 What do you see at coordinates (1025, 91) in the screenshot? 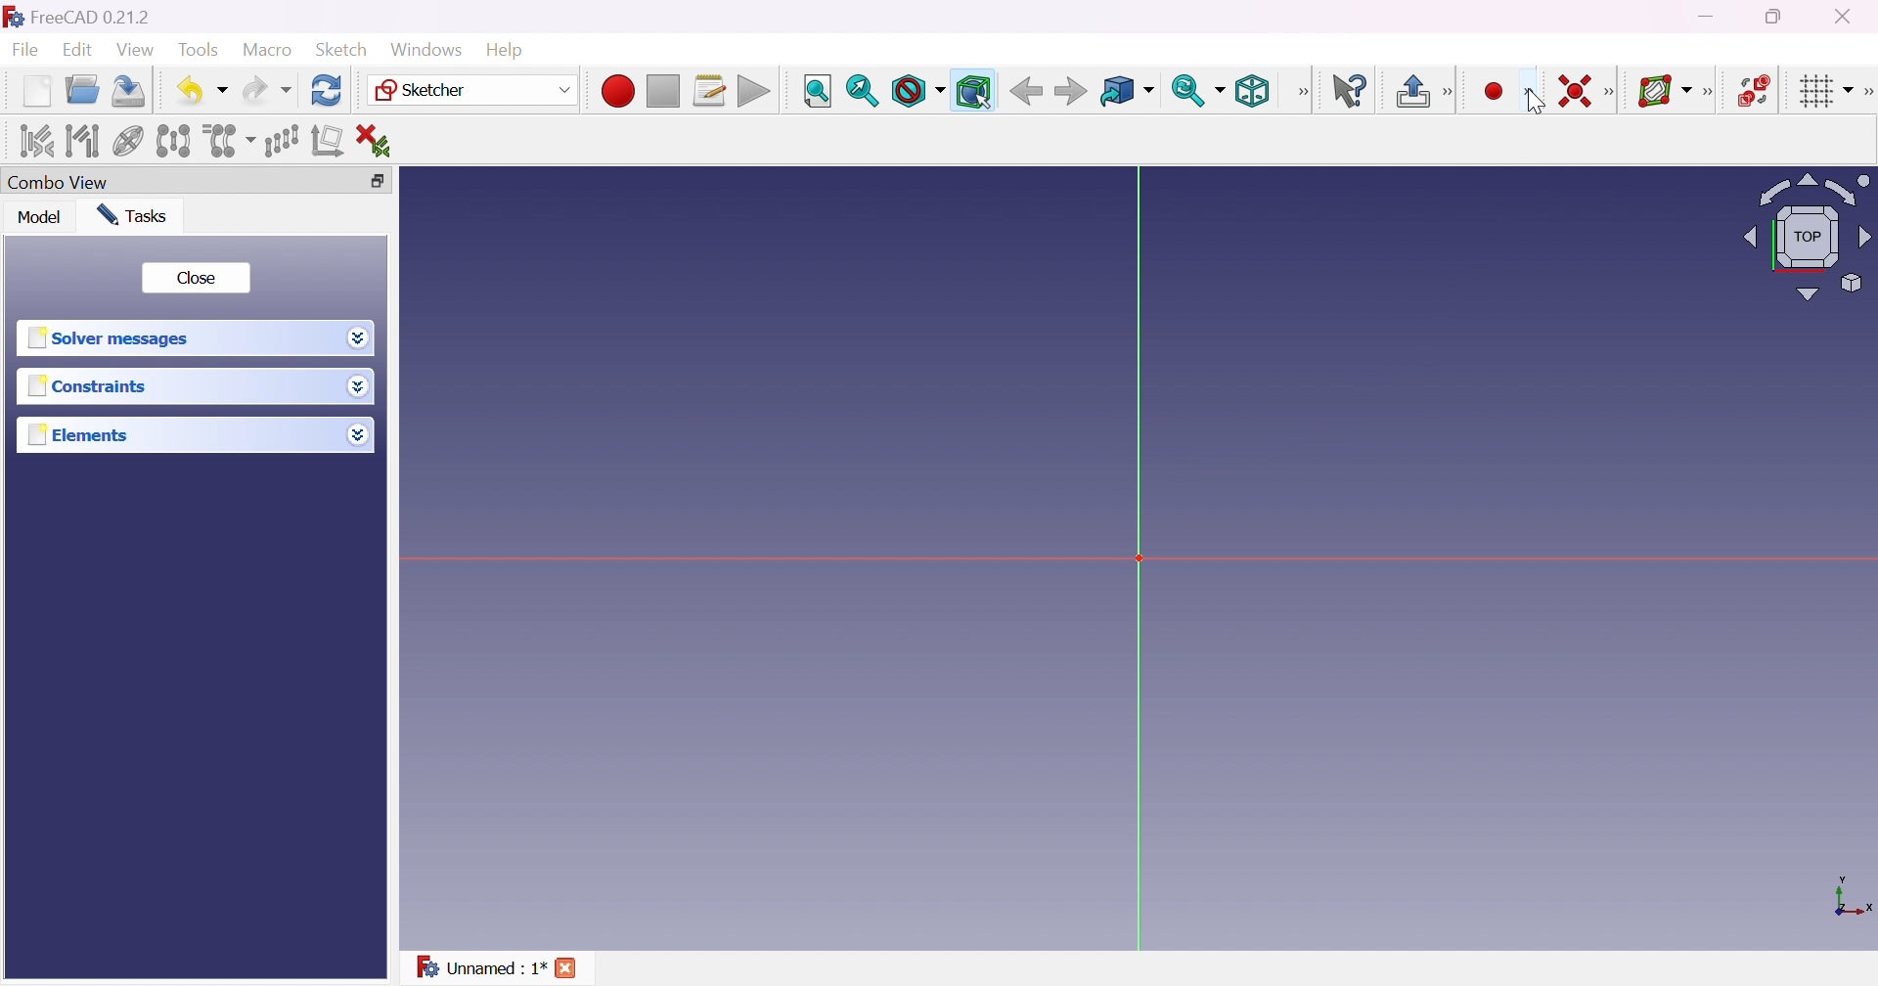
I see `Back` at bounding box center [1025, 91].